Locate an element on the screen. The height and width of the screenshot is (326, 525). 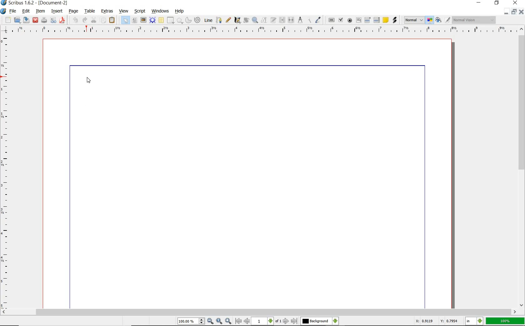
page is located at coordinates (74, 12).